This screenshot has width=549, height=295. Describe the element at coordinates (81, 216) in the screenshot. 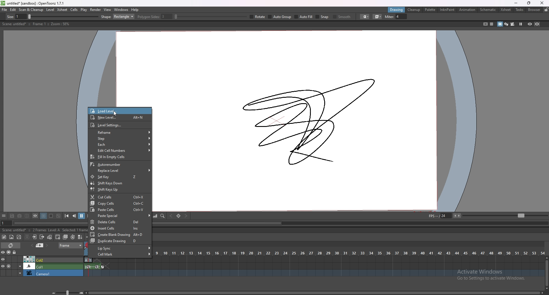

I see `pause` at that location.